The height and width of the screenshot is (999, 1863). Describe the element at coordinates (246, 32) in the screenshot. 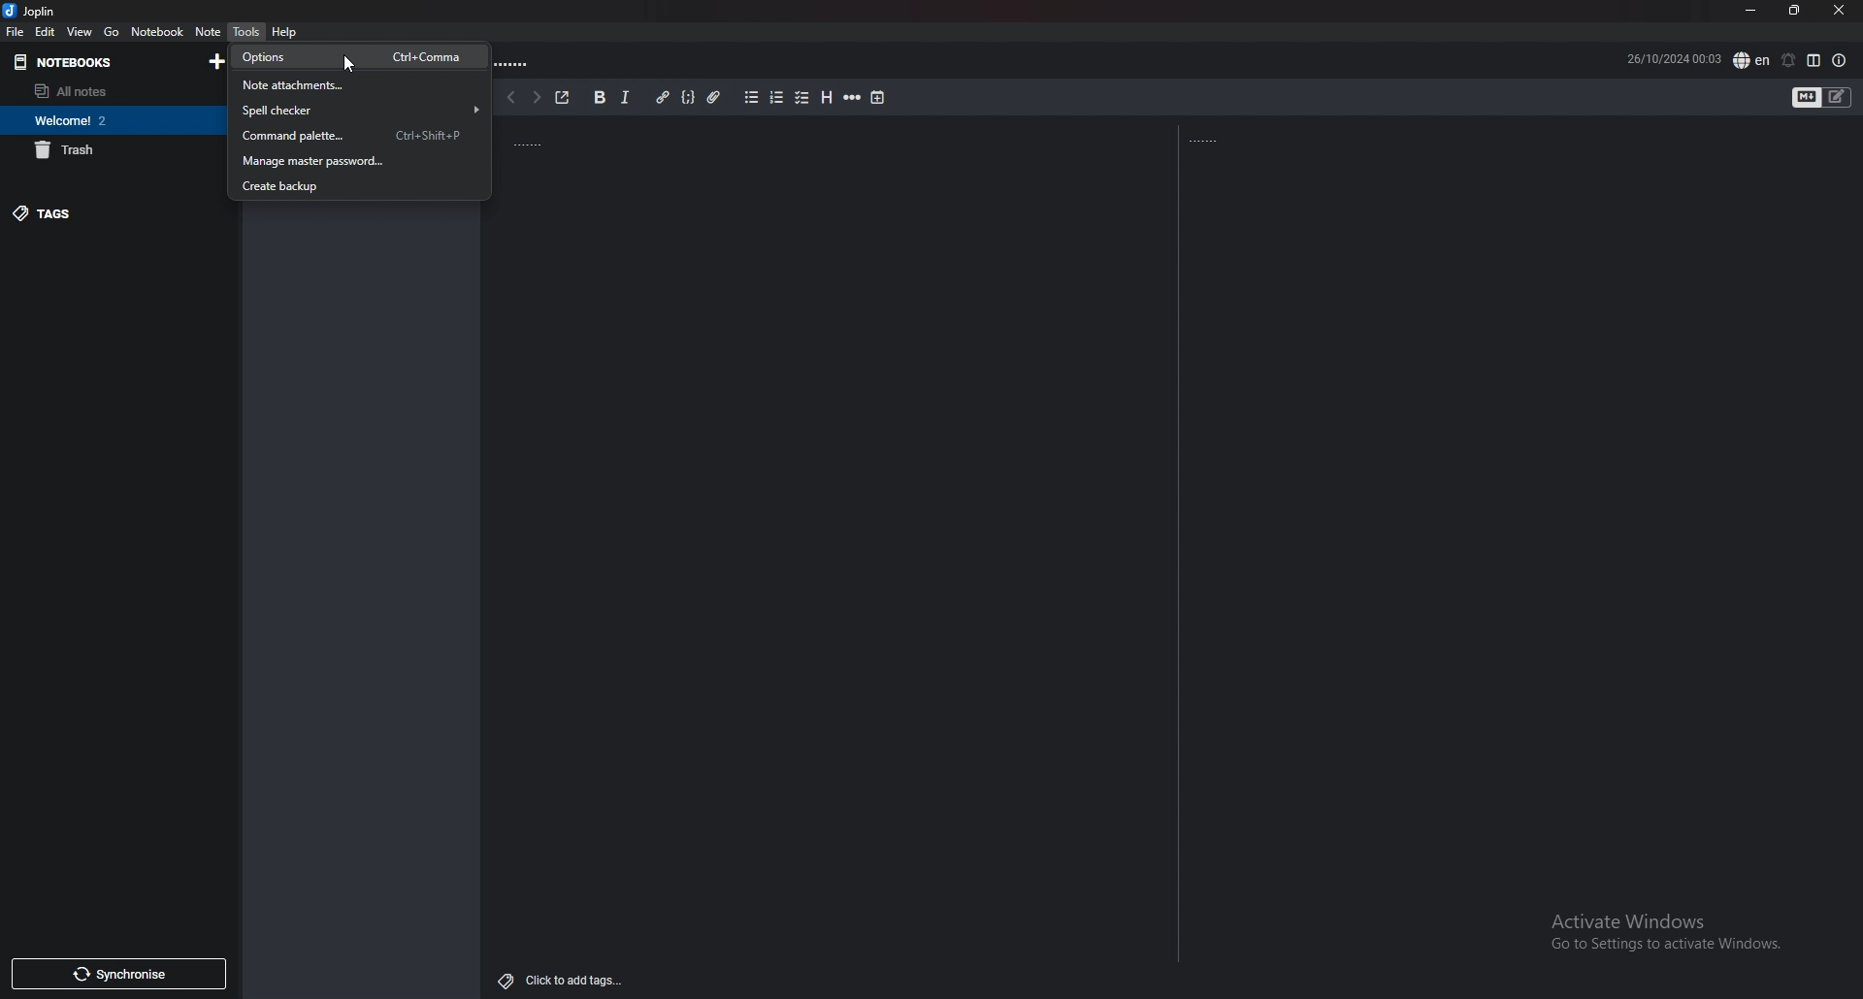

I see `tools` at that location.